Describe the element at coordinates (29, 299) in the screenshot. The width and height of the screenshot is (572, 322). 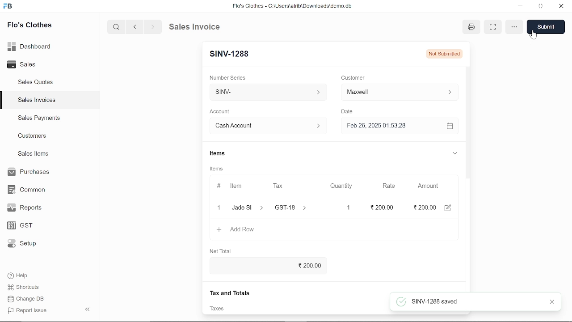
I see `Change DB` at that location.